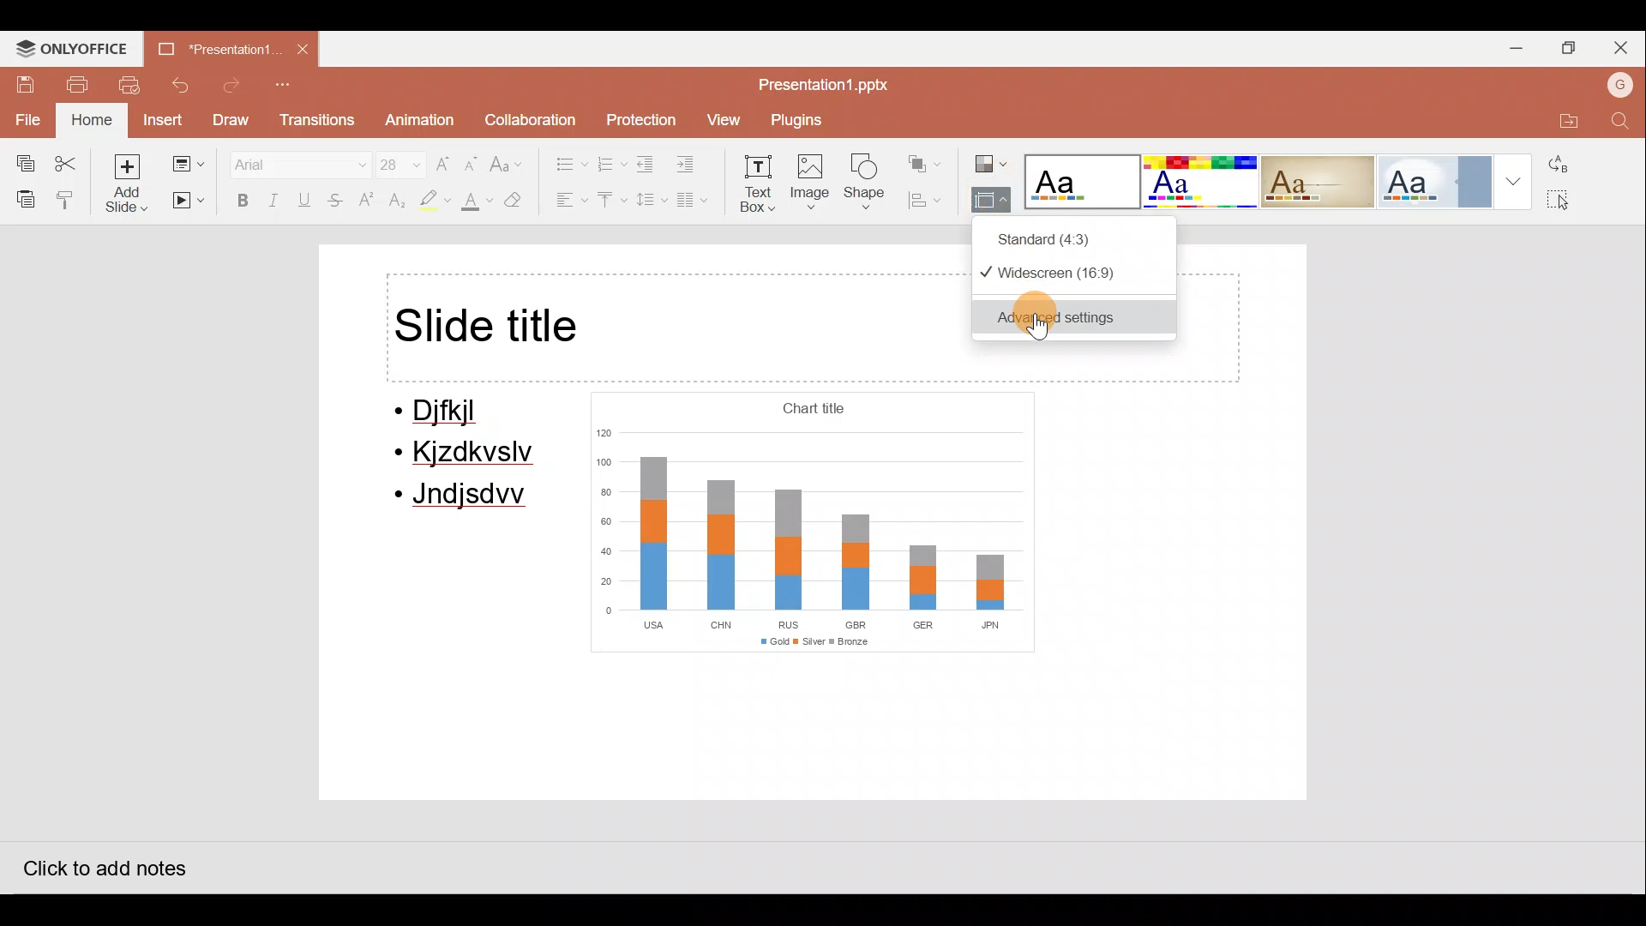  Describe the element at coordinates (1072, 273) in the screenshot. I see `Widescreen` at that location.